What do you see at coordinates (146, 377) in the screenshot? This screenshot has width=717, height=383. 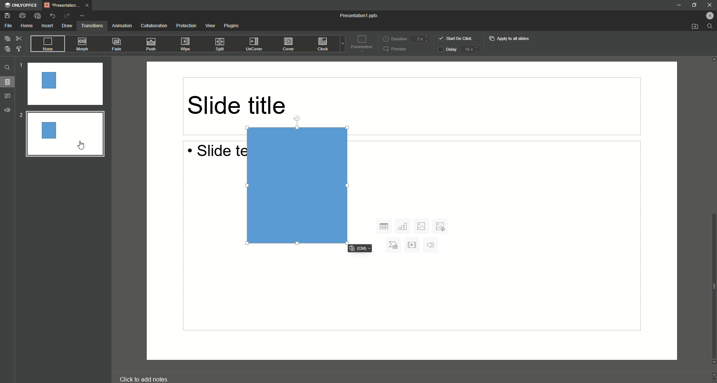 I see `click to add notes` at bounding box center [146, 377].